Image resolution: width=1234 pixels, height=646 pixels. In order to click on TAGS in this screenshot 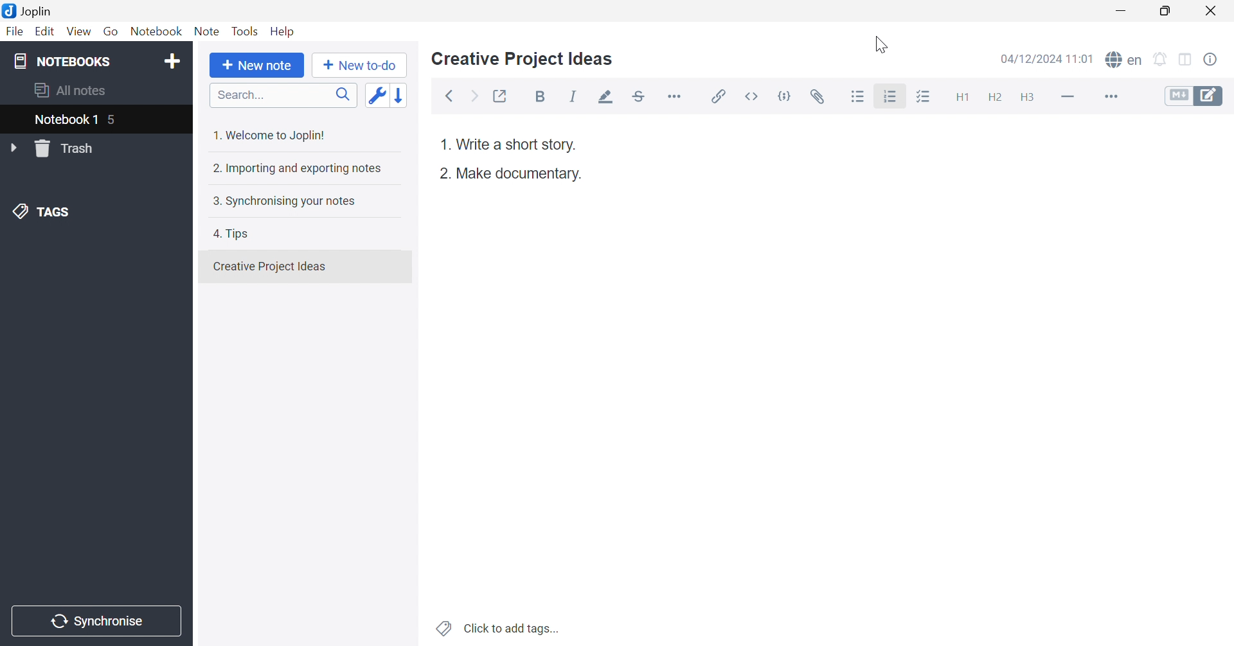, I will do `click(42, 213)`.